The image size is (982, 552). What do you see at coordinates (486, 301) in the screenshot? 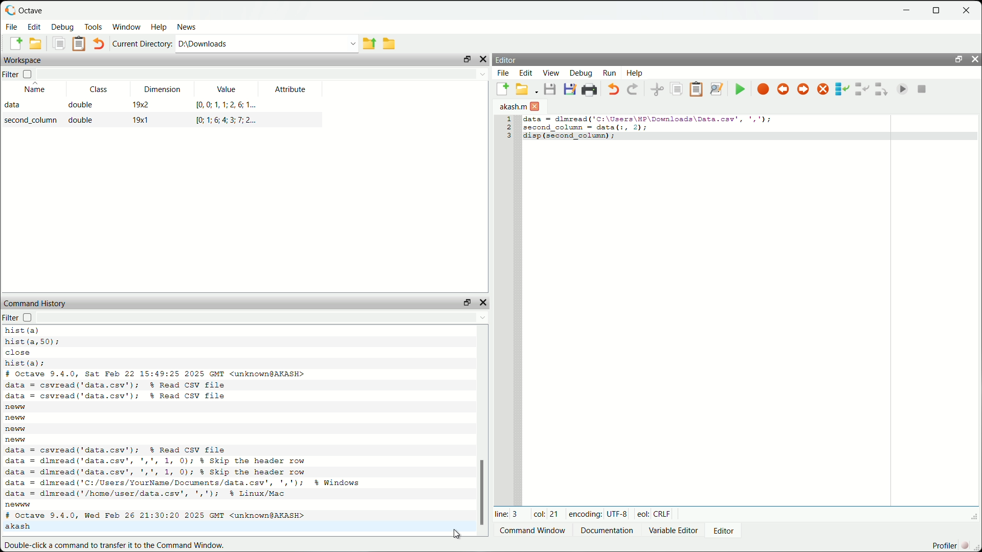
I see `hide widget` at bounding box center [486, 301].